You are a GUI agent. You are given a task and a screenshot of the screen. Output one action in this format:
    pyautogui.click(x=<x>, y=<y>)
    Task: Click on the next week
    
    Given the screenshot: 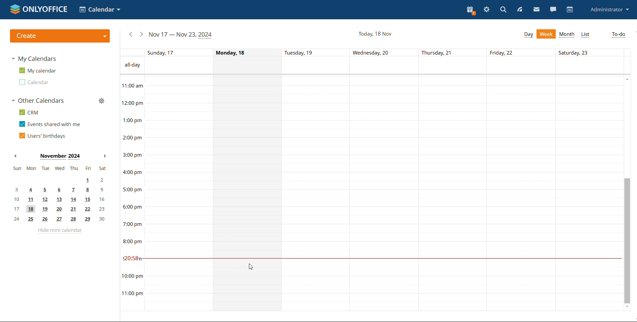 What is the action you would take?
    pyautogui.click(x=141, y=34)
    